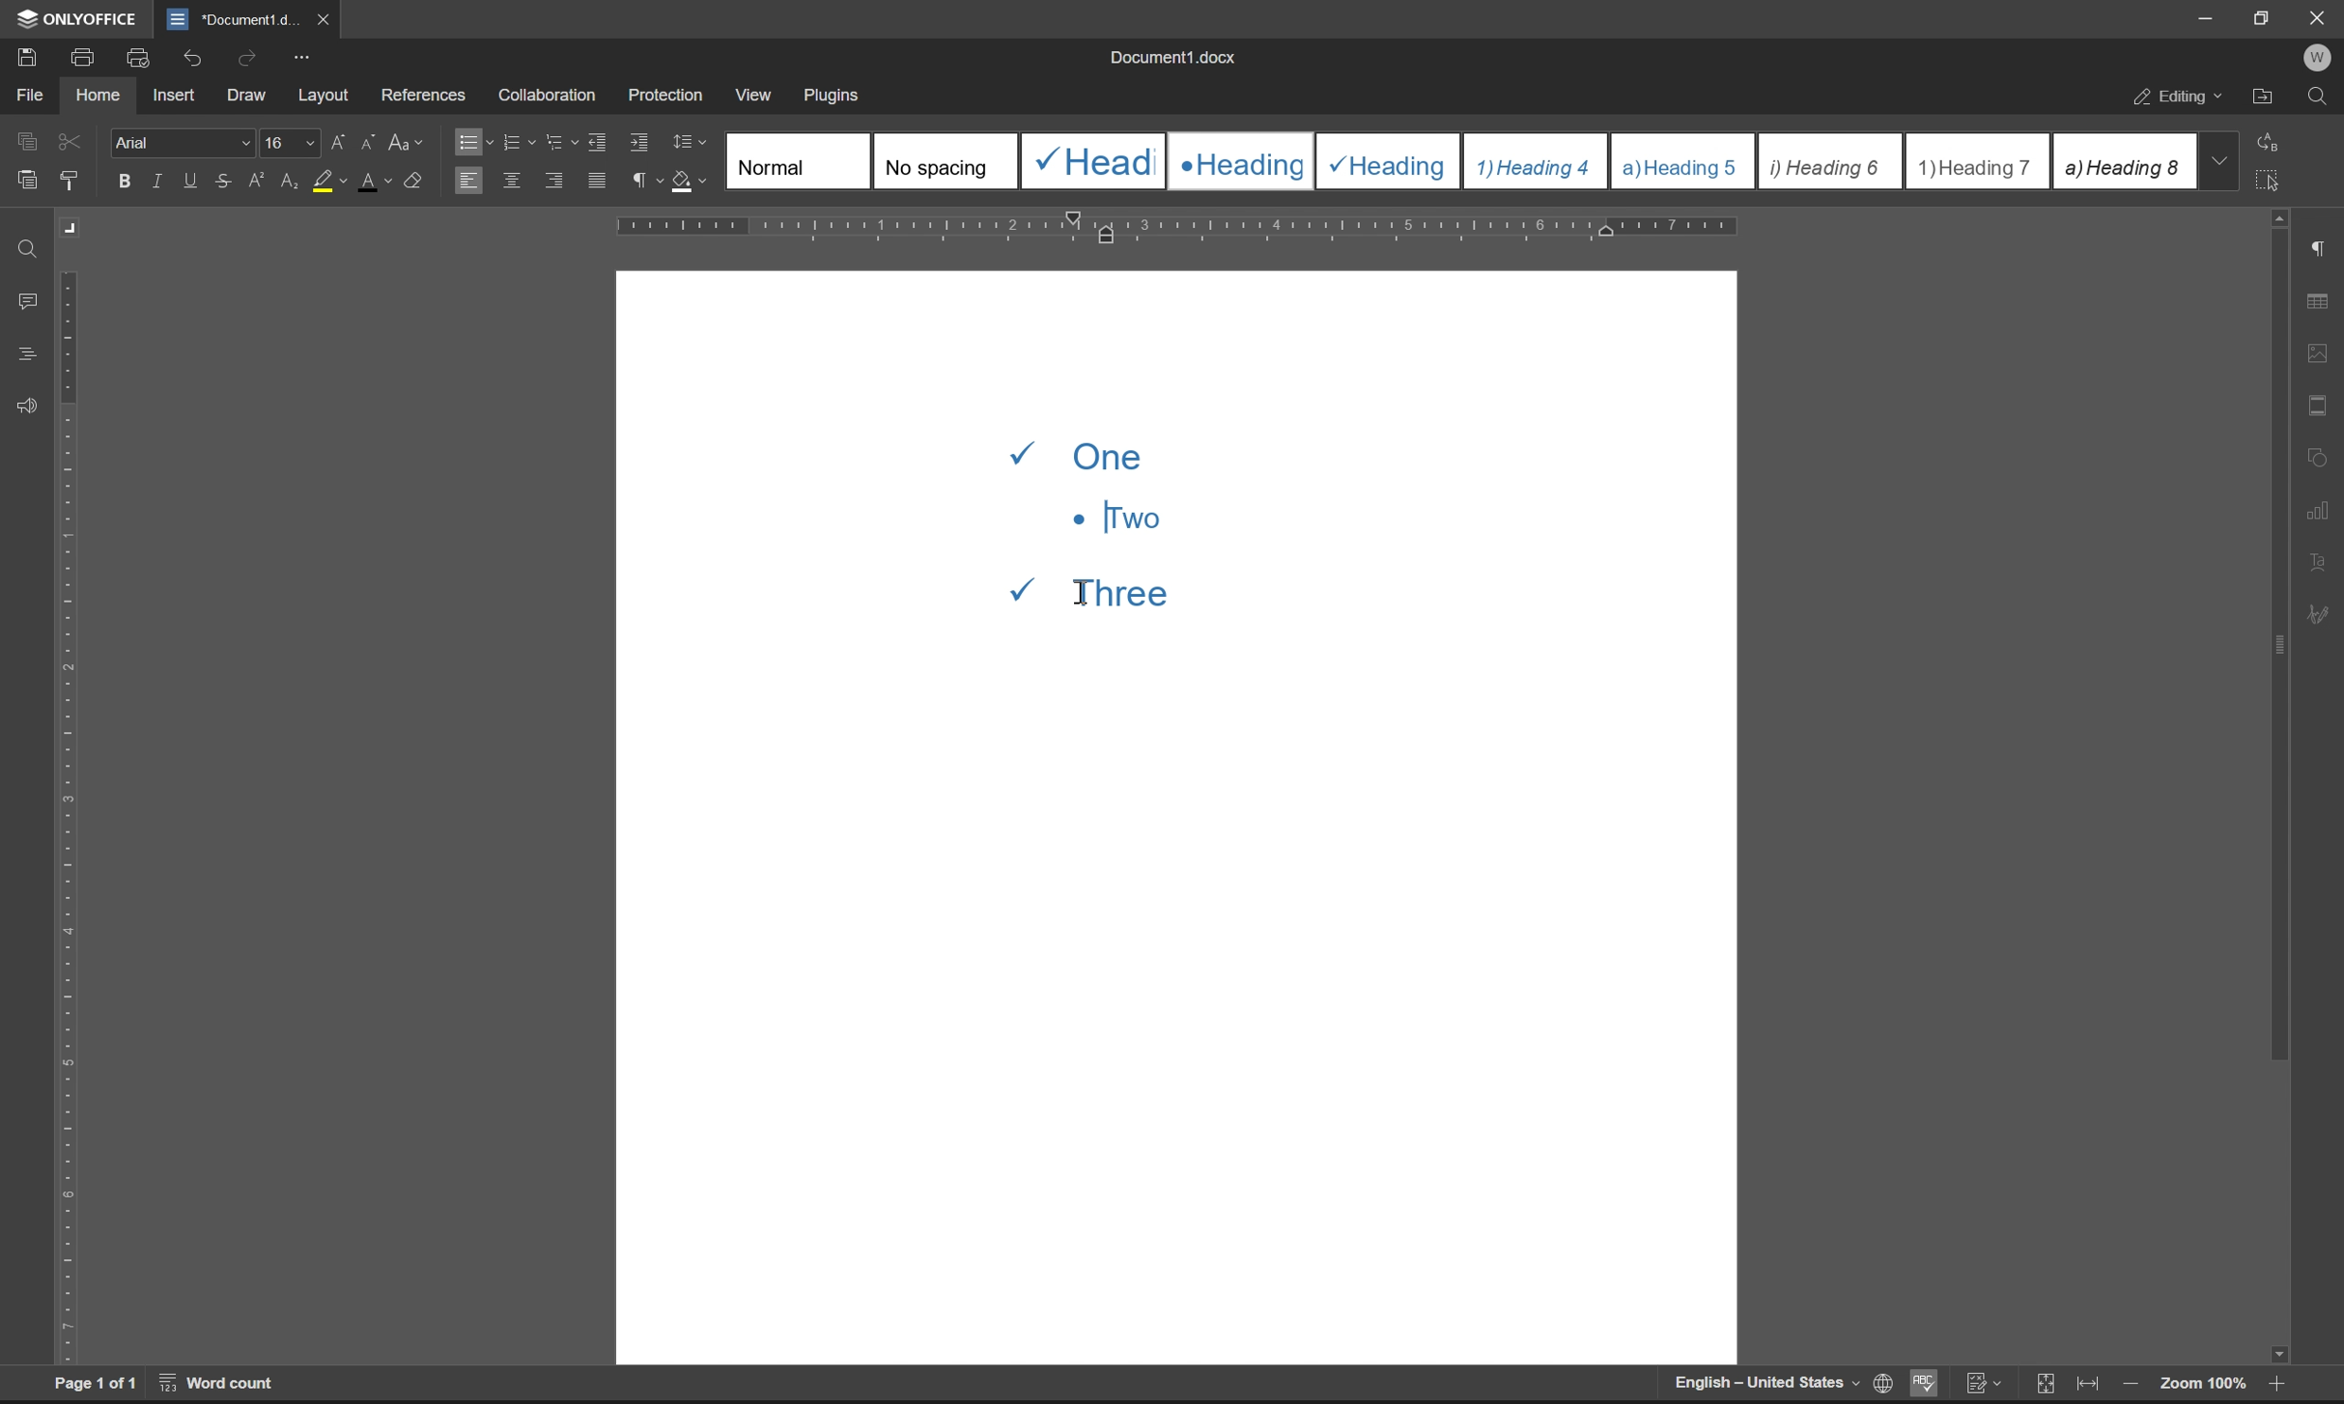 The image size is (2344, 1404). Describe the element at coordinates (1389, 162) in the screenshot. I see `Heading 3` at that location.